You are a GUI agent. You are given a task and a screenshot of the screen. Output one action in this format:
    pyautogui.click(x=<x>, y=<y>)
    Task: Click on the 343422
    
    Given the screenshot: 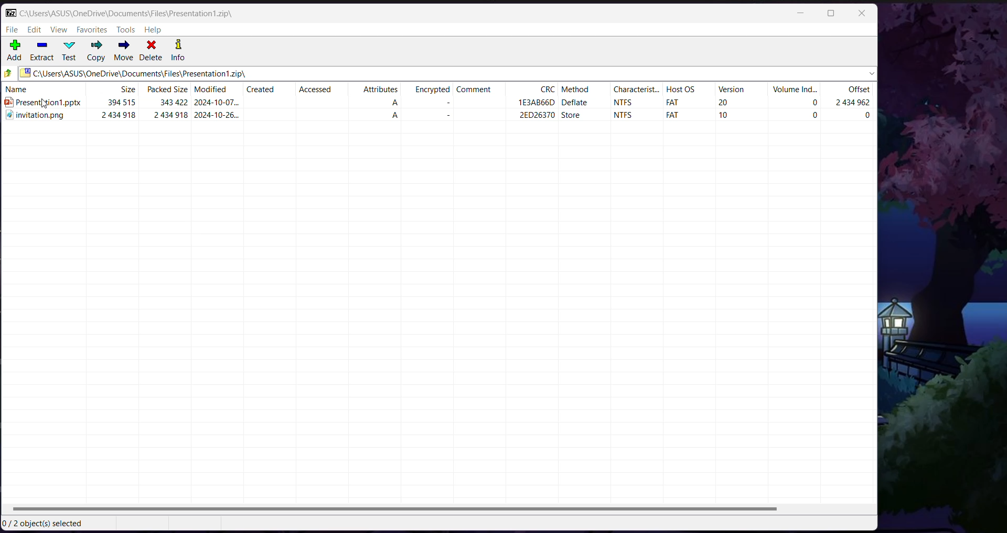 What is the action you would take?
    pyautogui.click(x=173, y=102)
    